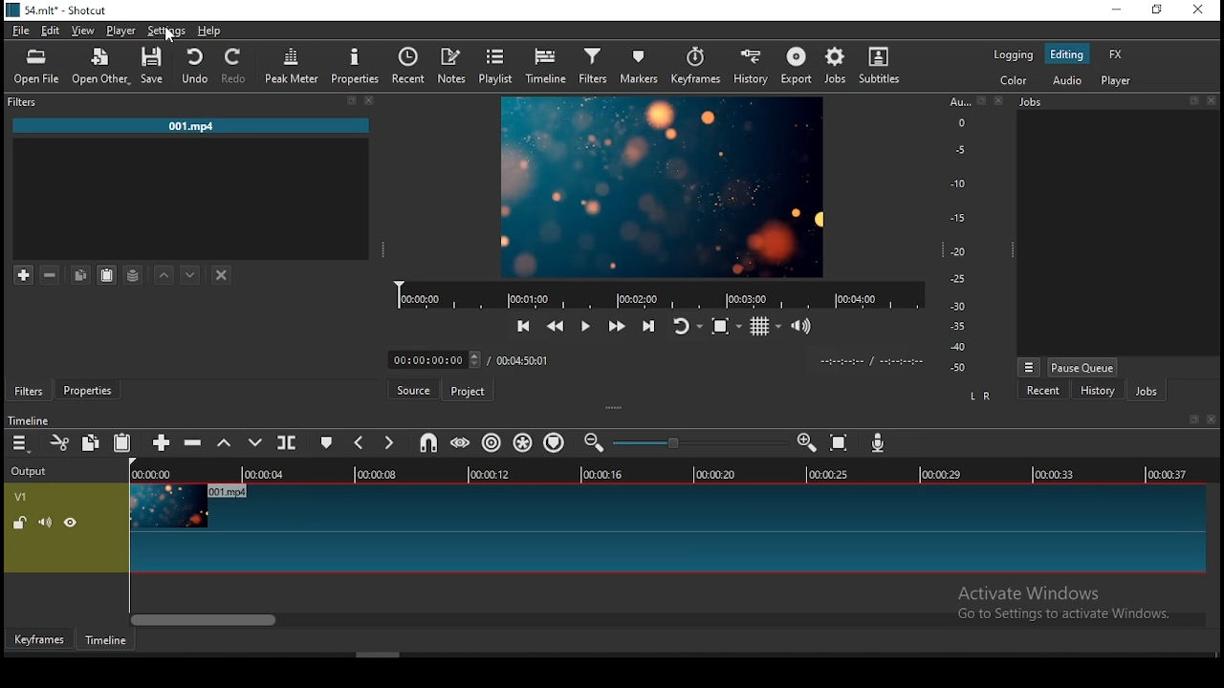 The height and width of the screenshot is (688, 1224). I want to click on undo, so click(198, 70).